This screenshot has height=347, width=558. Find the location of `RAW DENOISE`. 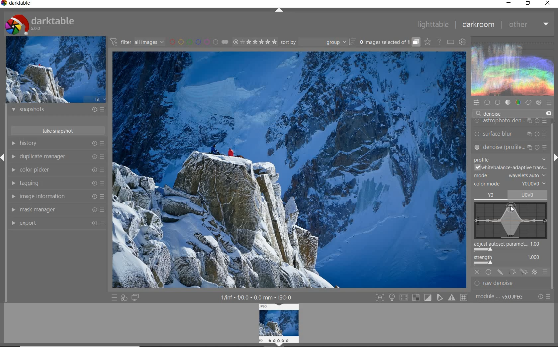

RAW DENOISE is located at coordinates (505, 284).